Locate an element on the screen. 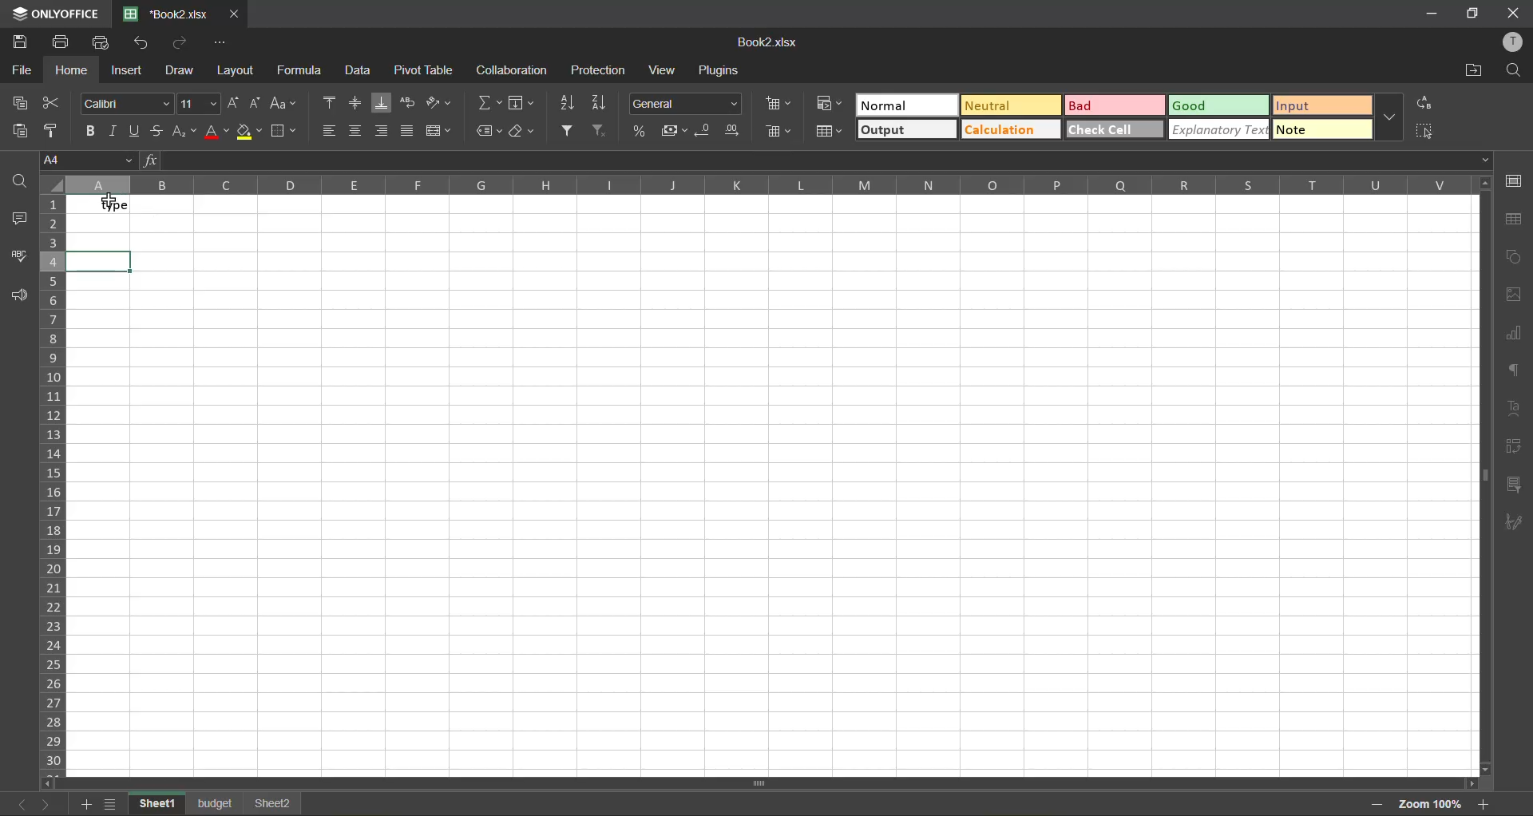 Image resolution: width=1533 pixels, height=816 pixels. align bottom is located at coordinates (385, 100).